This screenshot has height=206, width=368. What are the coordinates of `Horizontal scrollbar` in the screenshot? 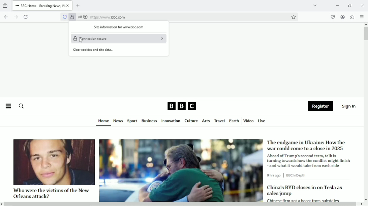 It's located at (181, 204).